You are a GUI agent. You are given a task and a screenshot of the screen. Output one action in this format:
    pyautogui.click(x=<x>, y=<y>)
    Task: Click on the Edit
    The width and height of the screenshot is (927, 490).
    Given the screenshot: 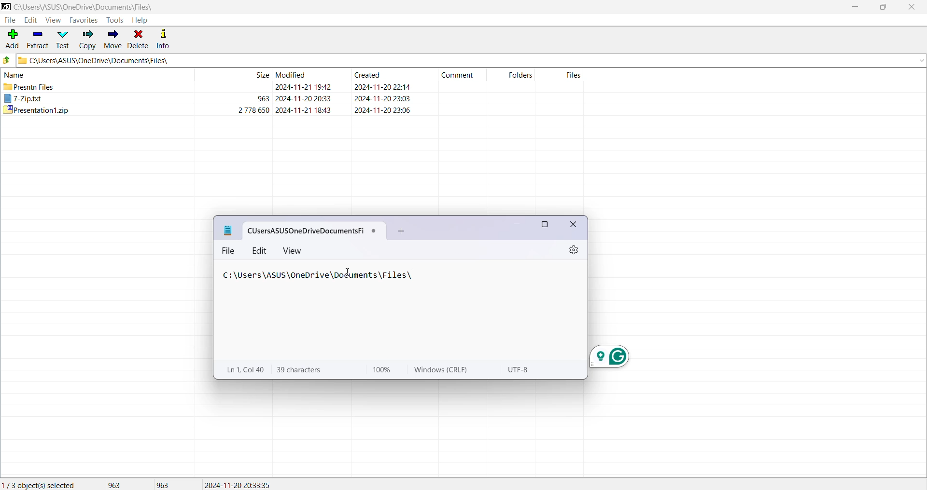 What is the action you would take?
    pyautogui.click(x=260, y=250)
    